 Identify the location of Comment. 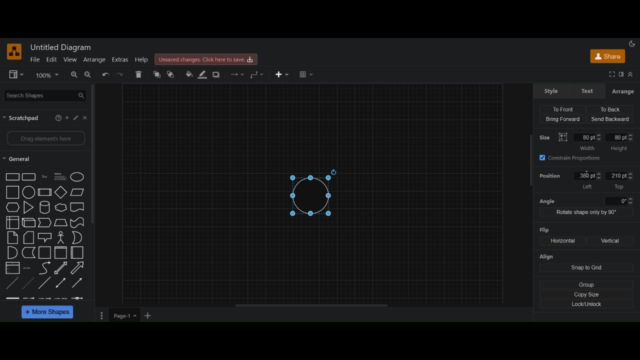
(45, 237).